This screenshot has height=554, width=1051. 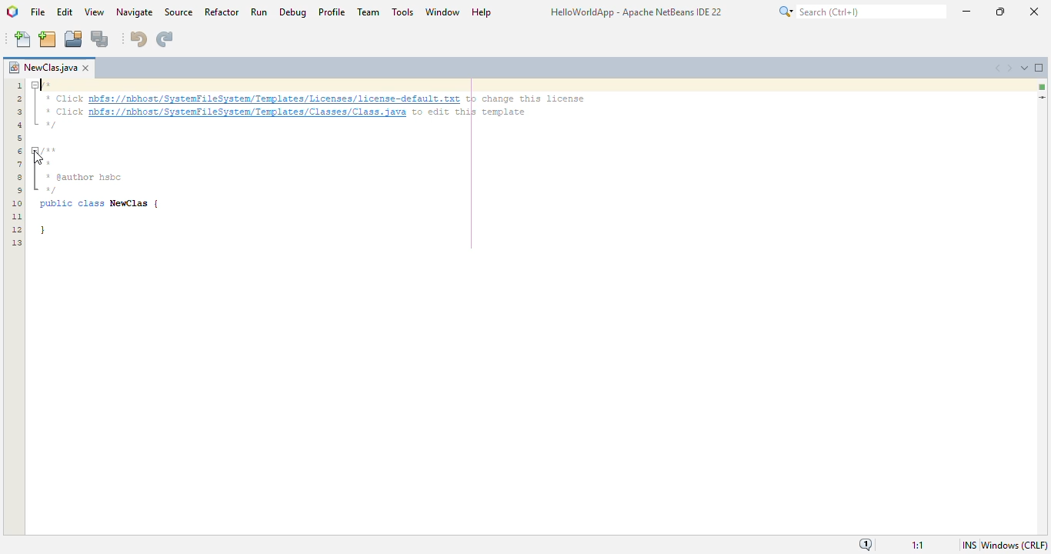 I want to click on window, so click(x=443, y=11).